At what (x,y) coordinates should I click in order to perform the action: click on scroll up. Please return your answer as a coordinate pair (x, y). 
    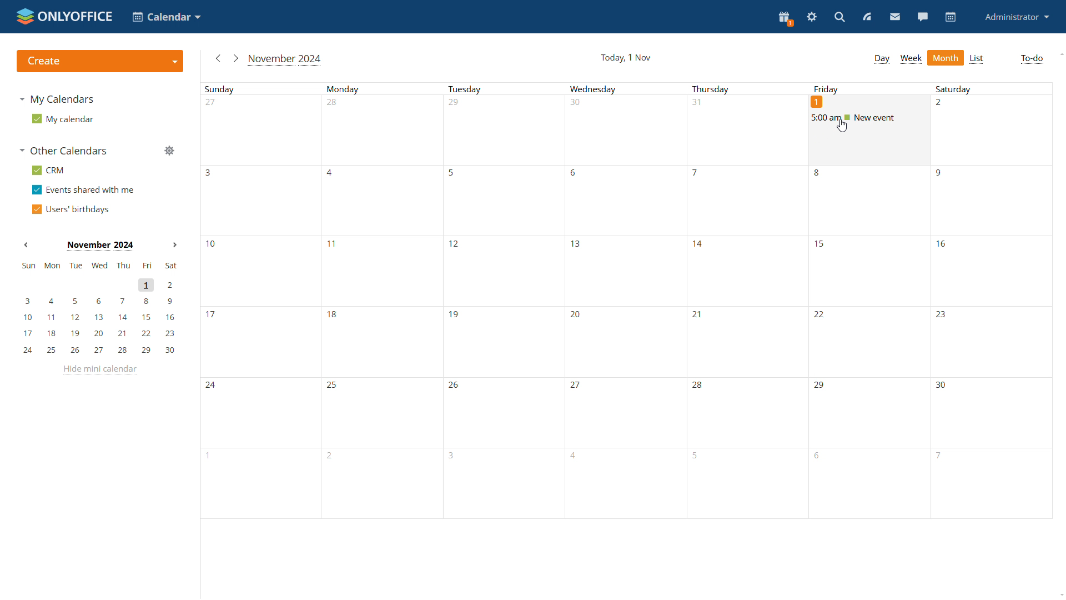
    Looking at the image, I should click on (1061, 53).